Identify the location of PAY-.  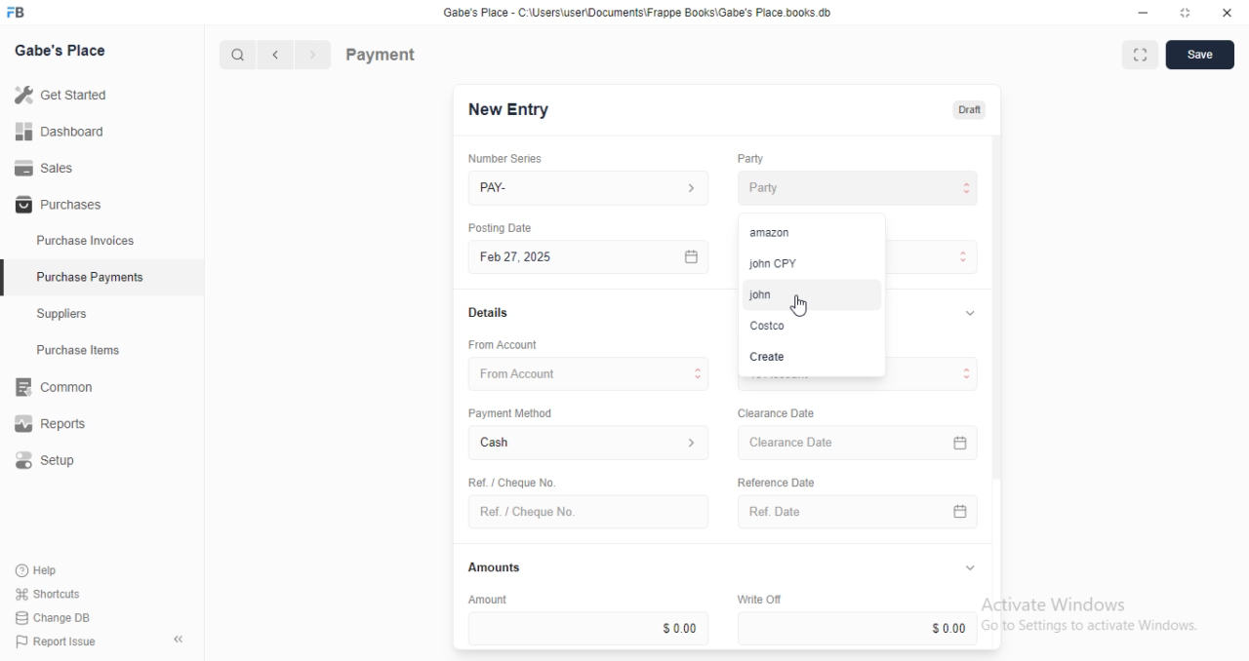
(590, 188).